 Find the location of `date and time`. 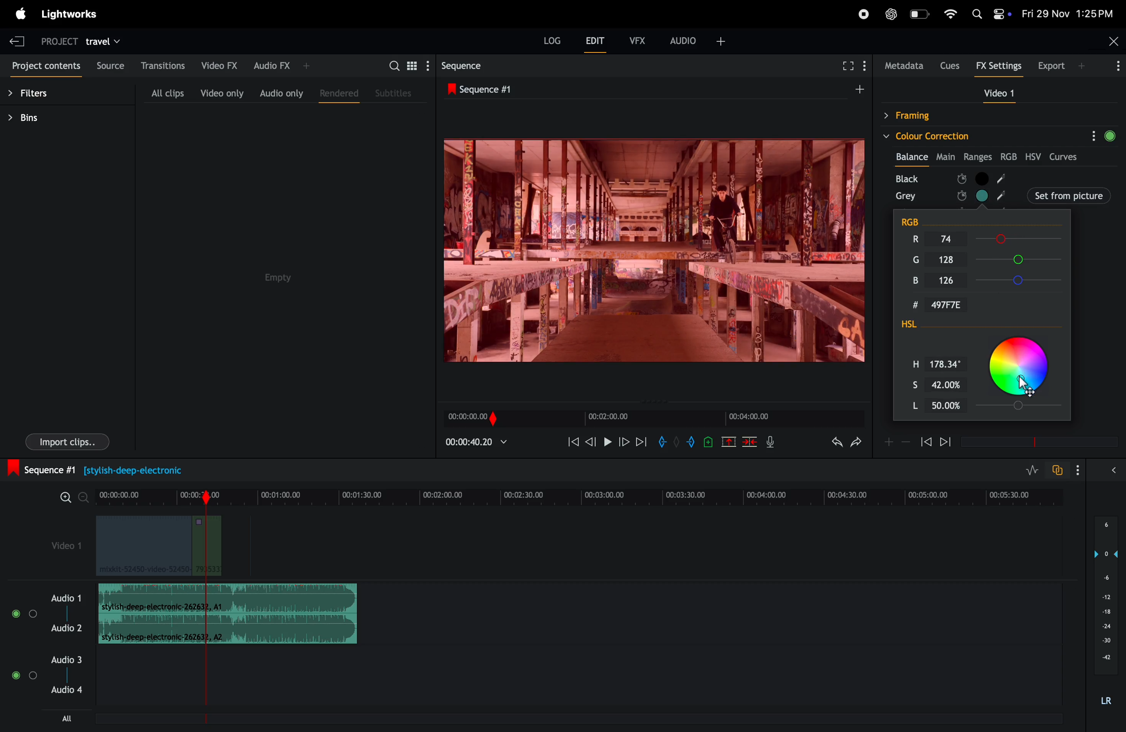

date and time is located at coordinates (1069, 13).